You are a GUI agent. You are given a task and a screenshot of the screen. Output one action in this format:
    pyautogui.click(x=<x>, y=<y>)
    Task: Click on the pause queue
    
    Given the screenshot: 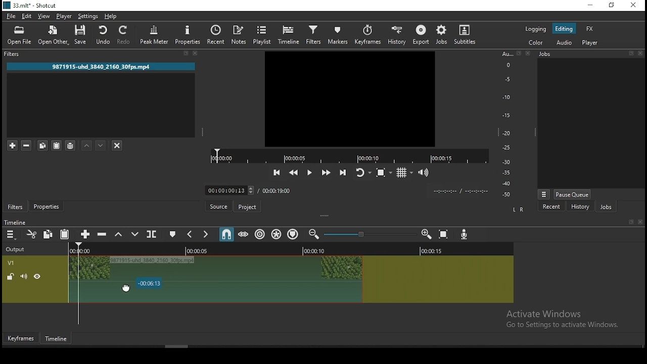 What is the action you would take?
    pyautogui.click(x=574, y=193)
    